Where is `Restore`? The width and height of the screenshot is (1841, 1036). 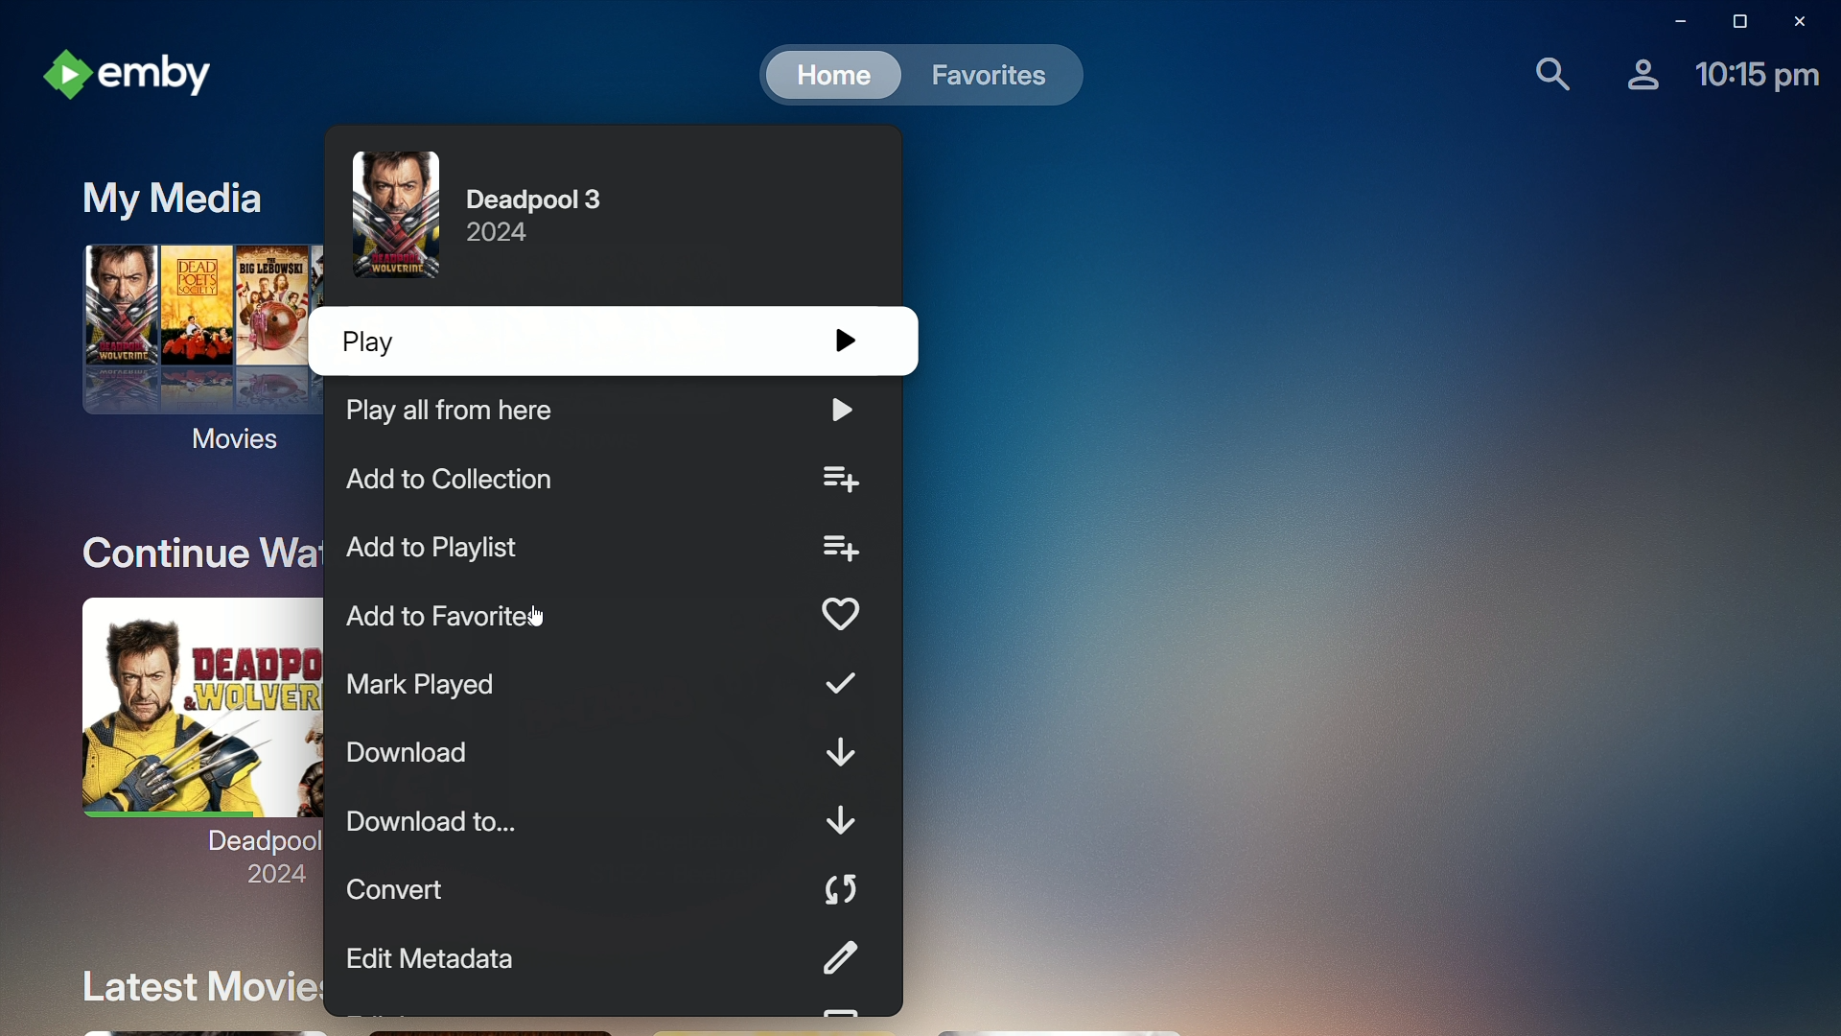
Restore is located at coordinates (1734, 25).